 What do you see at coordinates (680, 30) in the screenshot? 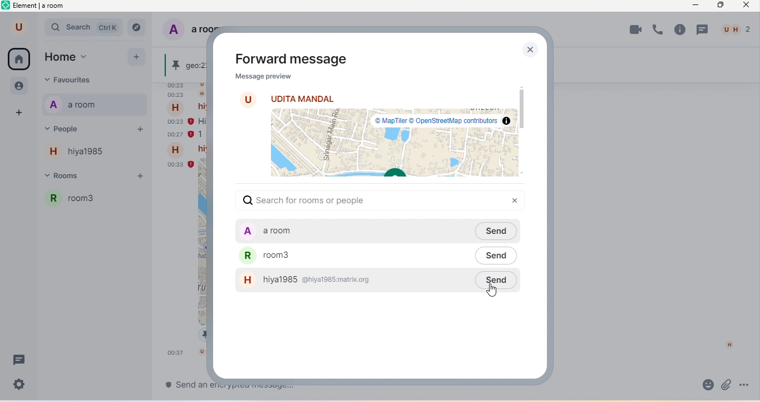
I see `room info` at bounding box center [680, 30].